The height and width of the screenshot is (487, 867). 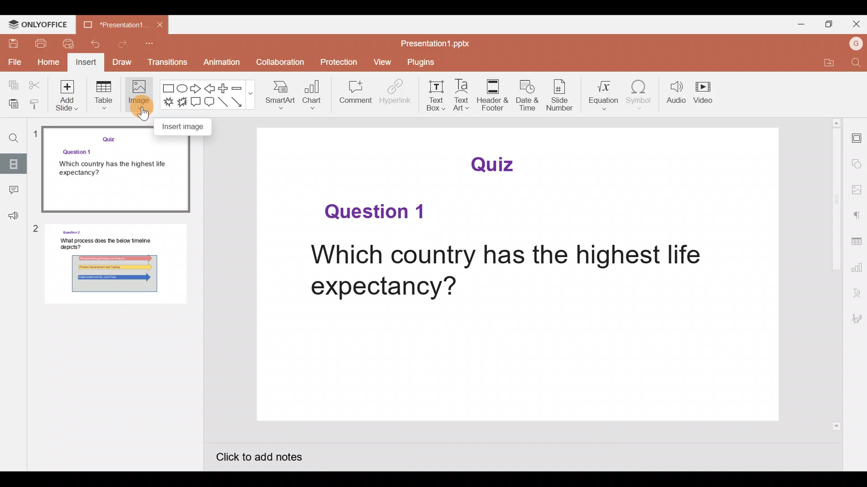 I want to click on Minus, so click(x=242, y=87).